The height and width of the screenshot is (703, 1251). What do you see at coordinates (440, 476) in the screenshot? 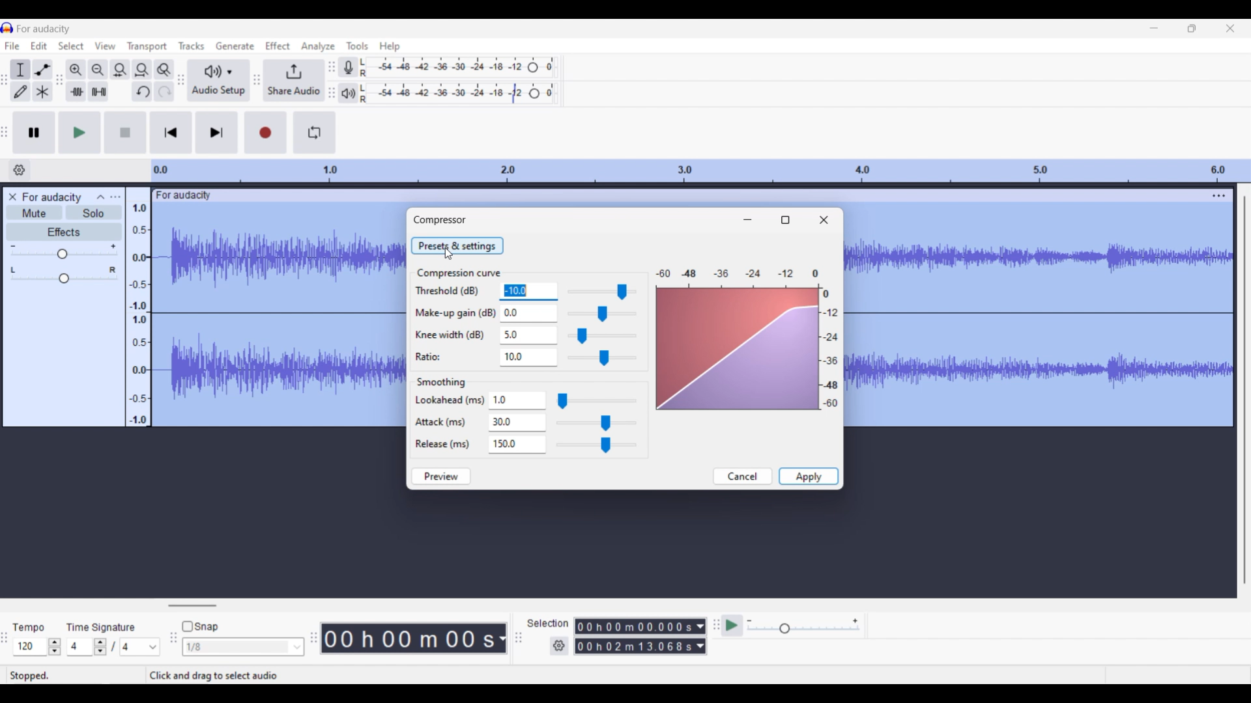
I see `Preview` at bounding box center [440, 476].